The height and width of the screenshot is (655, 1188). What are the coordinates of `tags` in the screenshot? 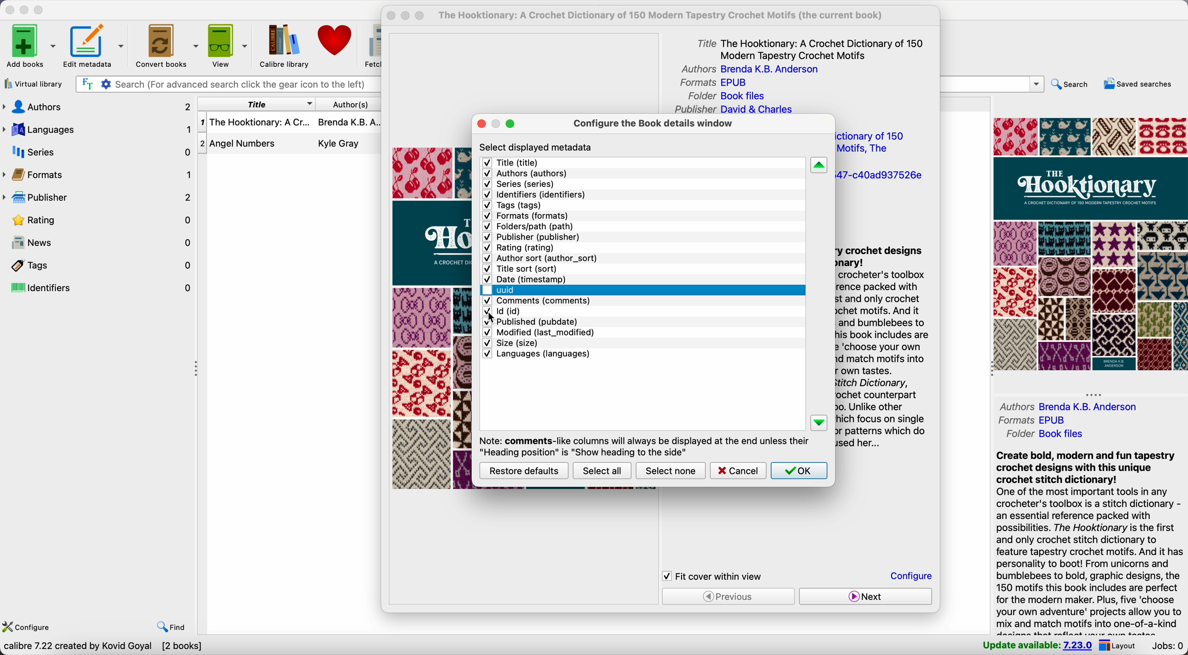 It's located at (512, 205).